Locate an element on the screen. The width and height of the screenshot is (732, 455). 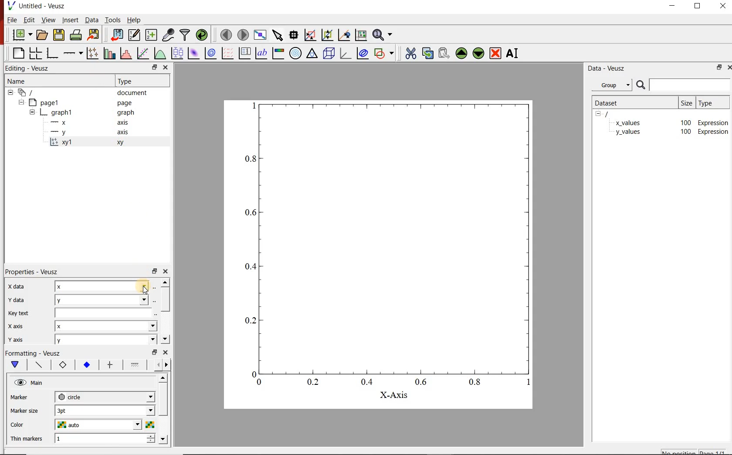
input key text is located at coordinates (103, 312).